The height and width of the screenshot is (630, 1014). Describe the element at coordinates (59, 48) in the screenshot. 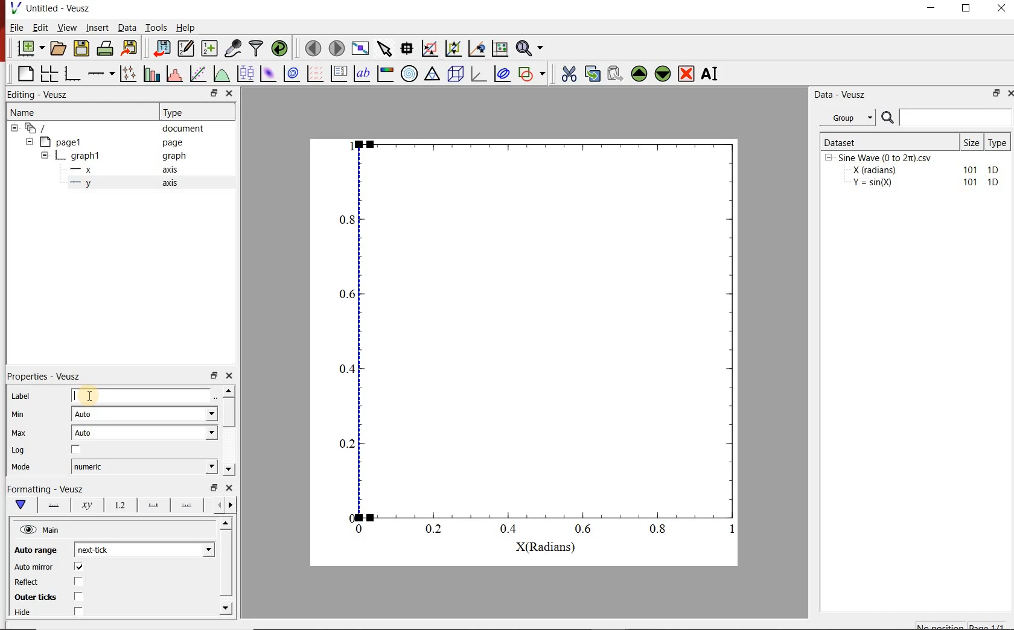

I see `open document` at that location.